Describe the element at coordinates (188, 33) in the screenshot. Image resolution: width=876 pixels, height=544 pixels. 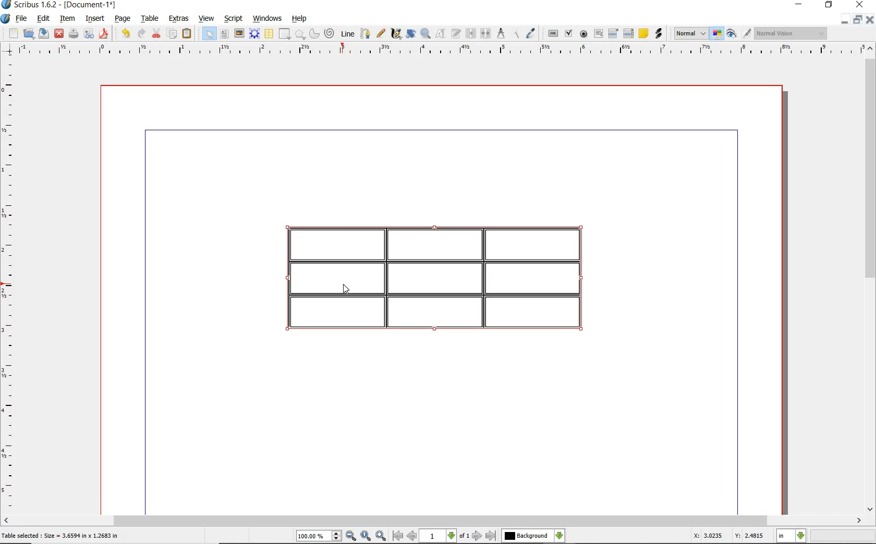
I see `paste` at that location.